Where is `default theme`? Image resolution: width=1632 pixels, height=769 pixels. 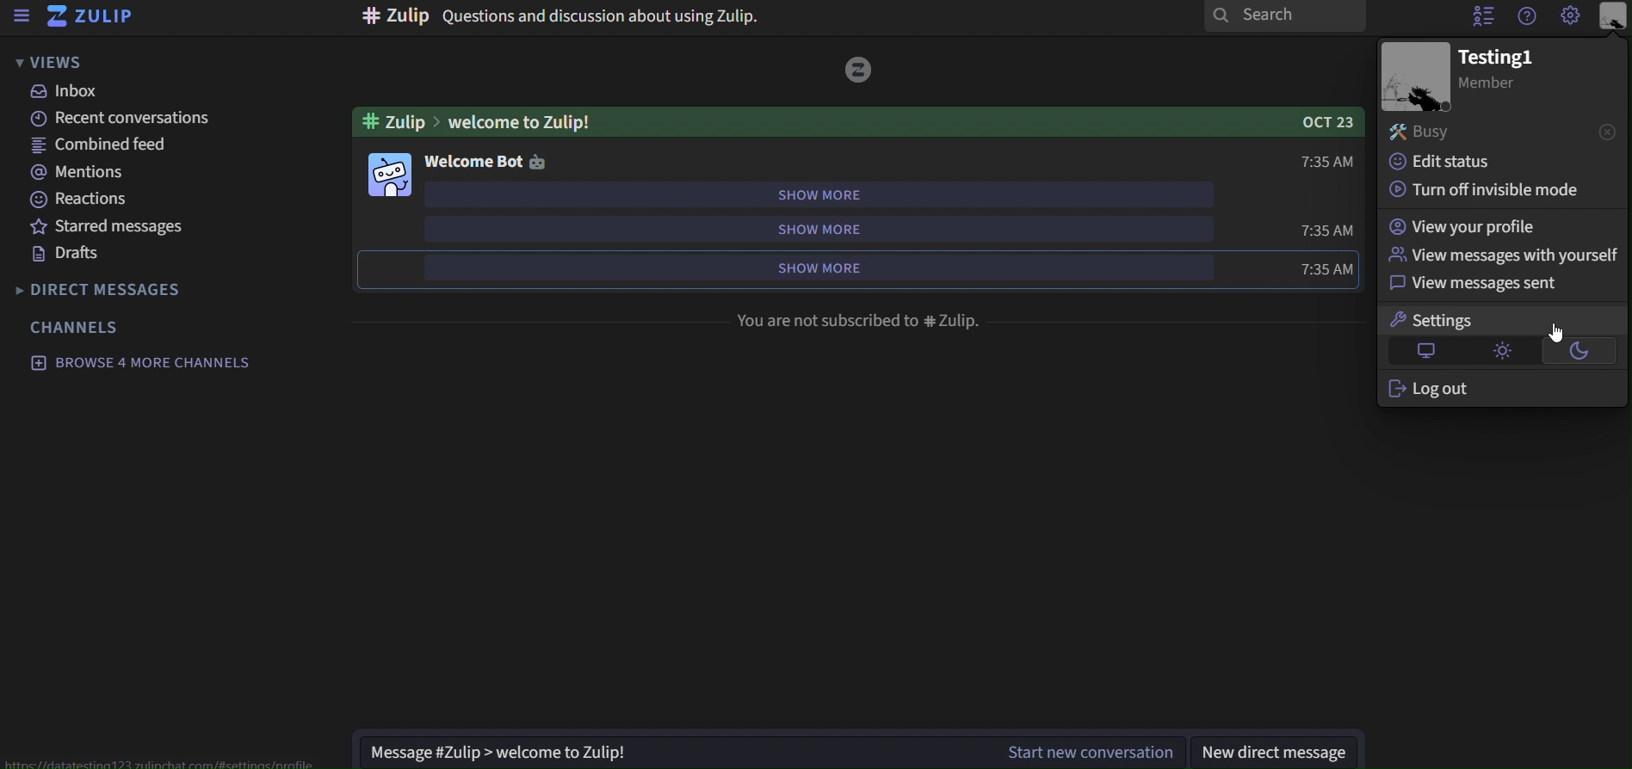
default theme is located at coordinates (1423, 350).